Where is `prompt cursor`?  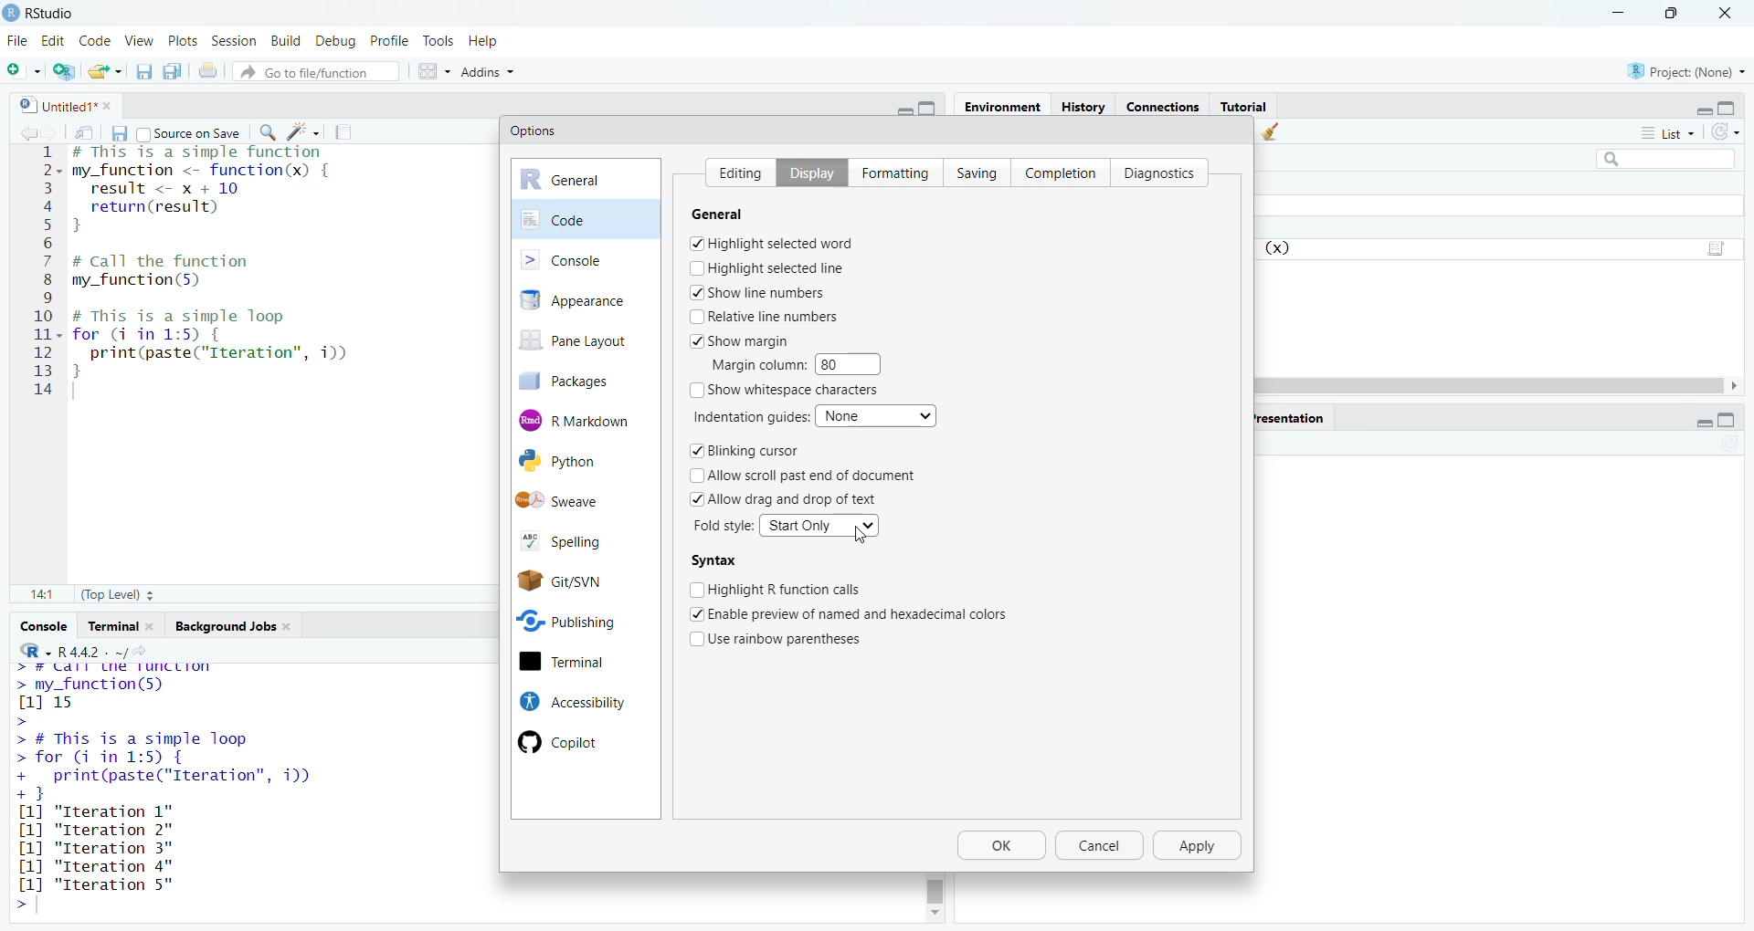 prompt cursor is located at coordinates (18, 905).